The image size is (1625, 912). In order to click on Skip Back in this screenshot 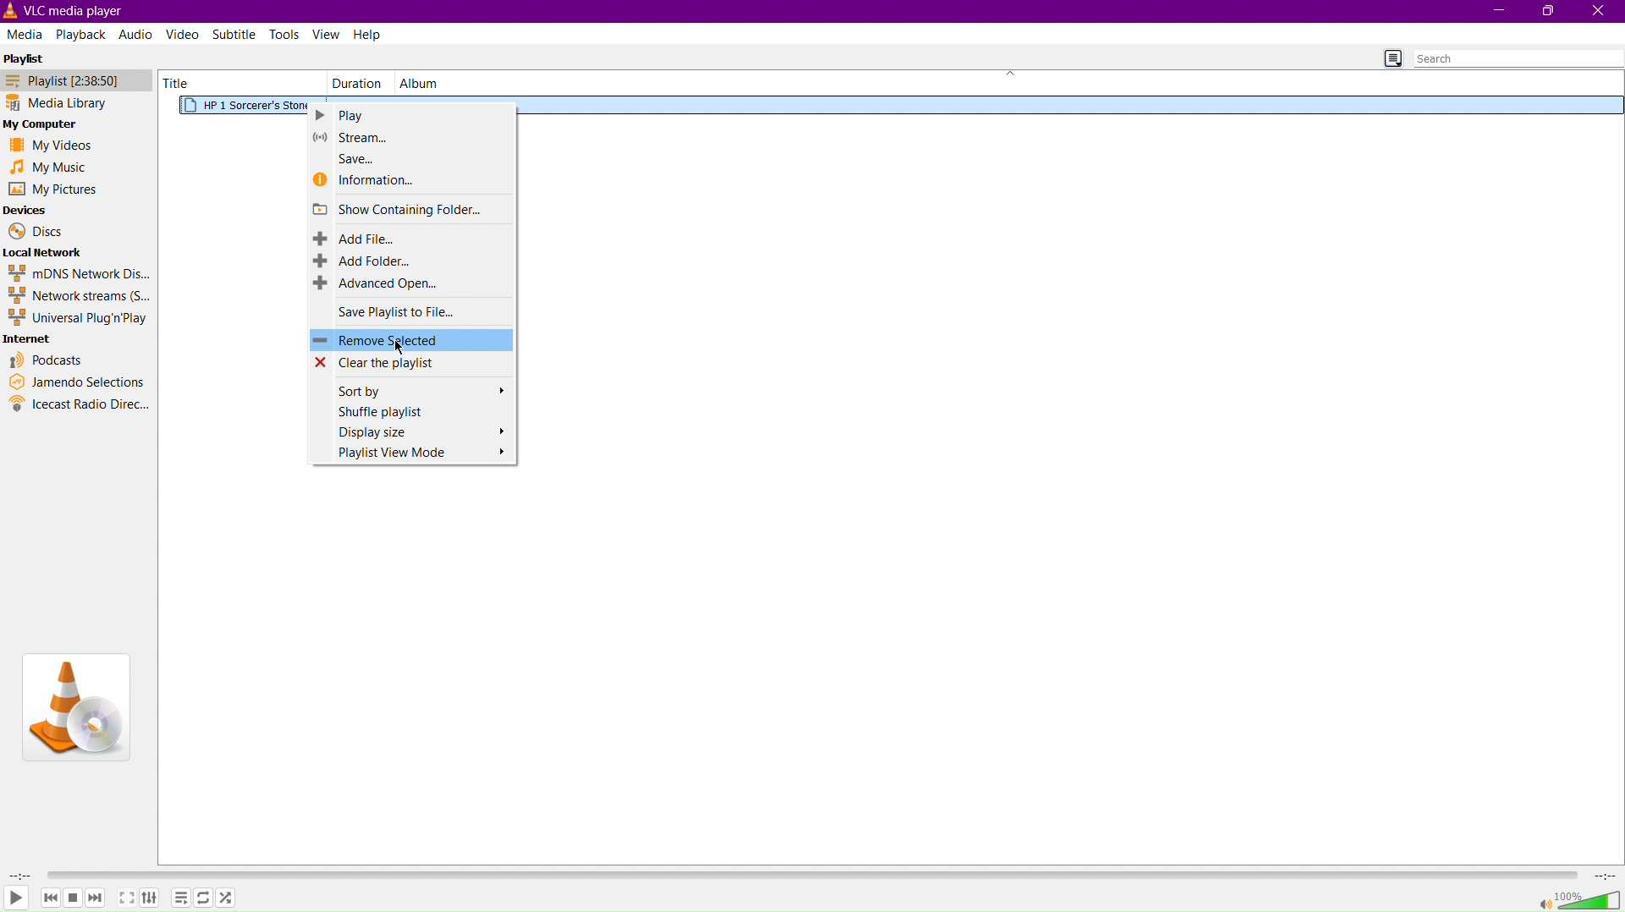, I will do `click(49, 897)`.